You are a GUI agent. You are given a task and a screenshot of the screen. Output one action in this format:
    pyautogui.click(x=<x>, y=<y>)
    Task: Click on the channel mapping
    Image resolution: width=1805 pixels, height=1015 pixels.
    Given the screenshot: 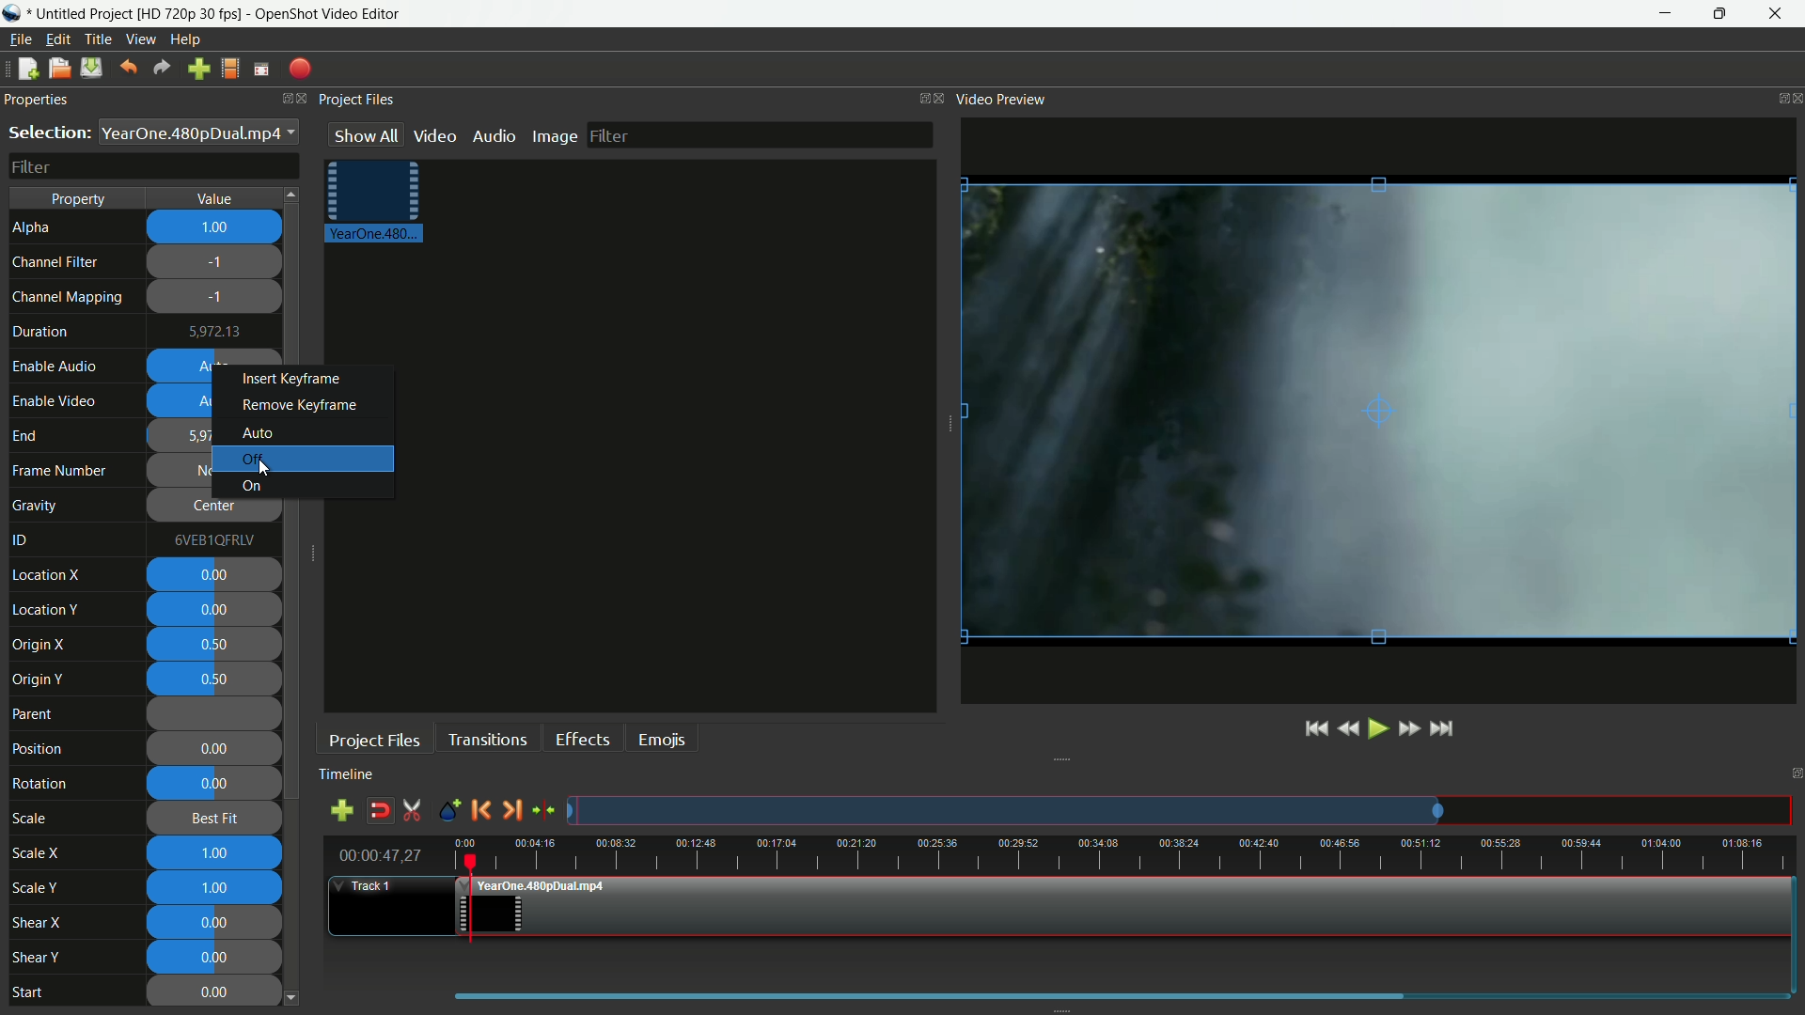 What is the action you would take?
    pyautogui.click(x=69, y=297)
    